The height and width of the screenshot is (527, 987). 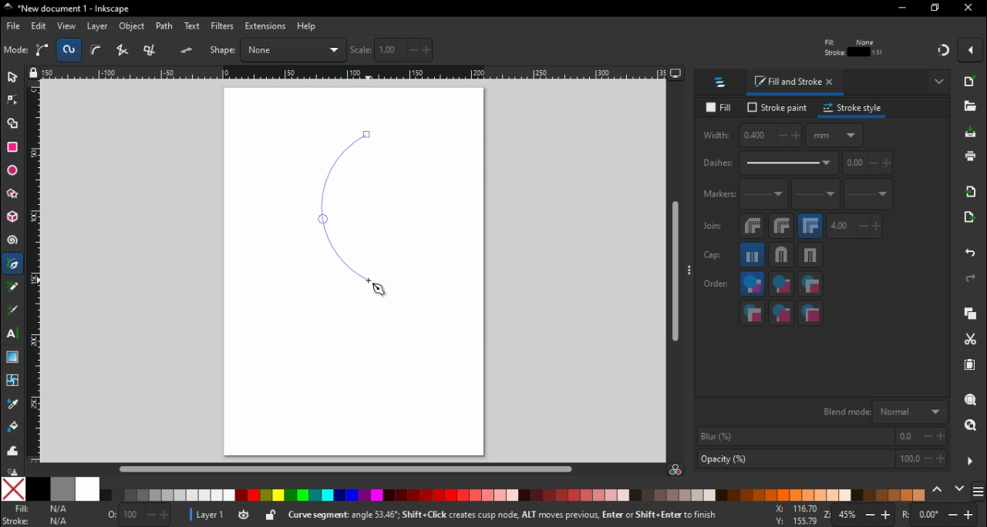 What do you see at coordinates (677, 470) in the screenshot?
I see `color manager mode` at bounding box center [677, 470].